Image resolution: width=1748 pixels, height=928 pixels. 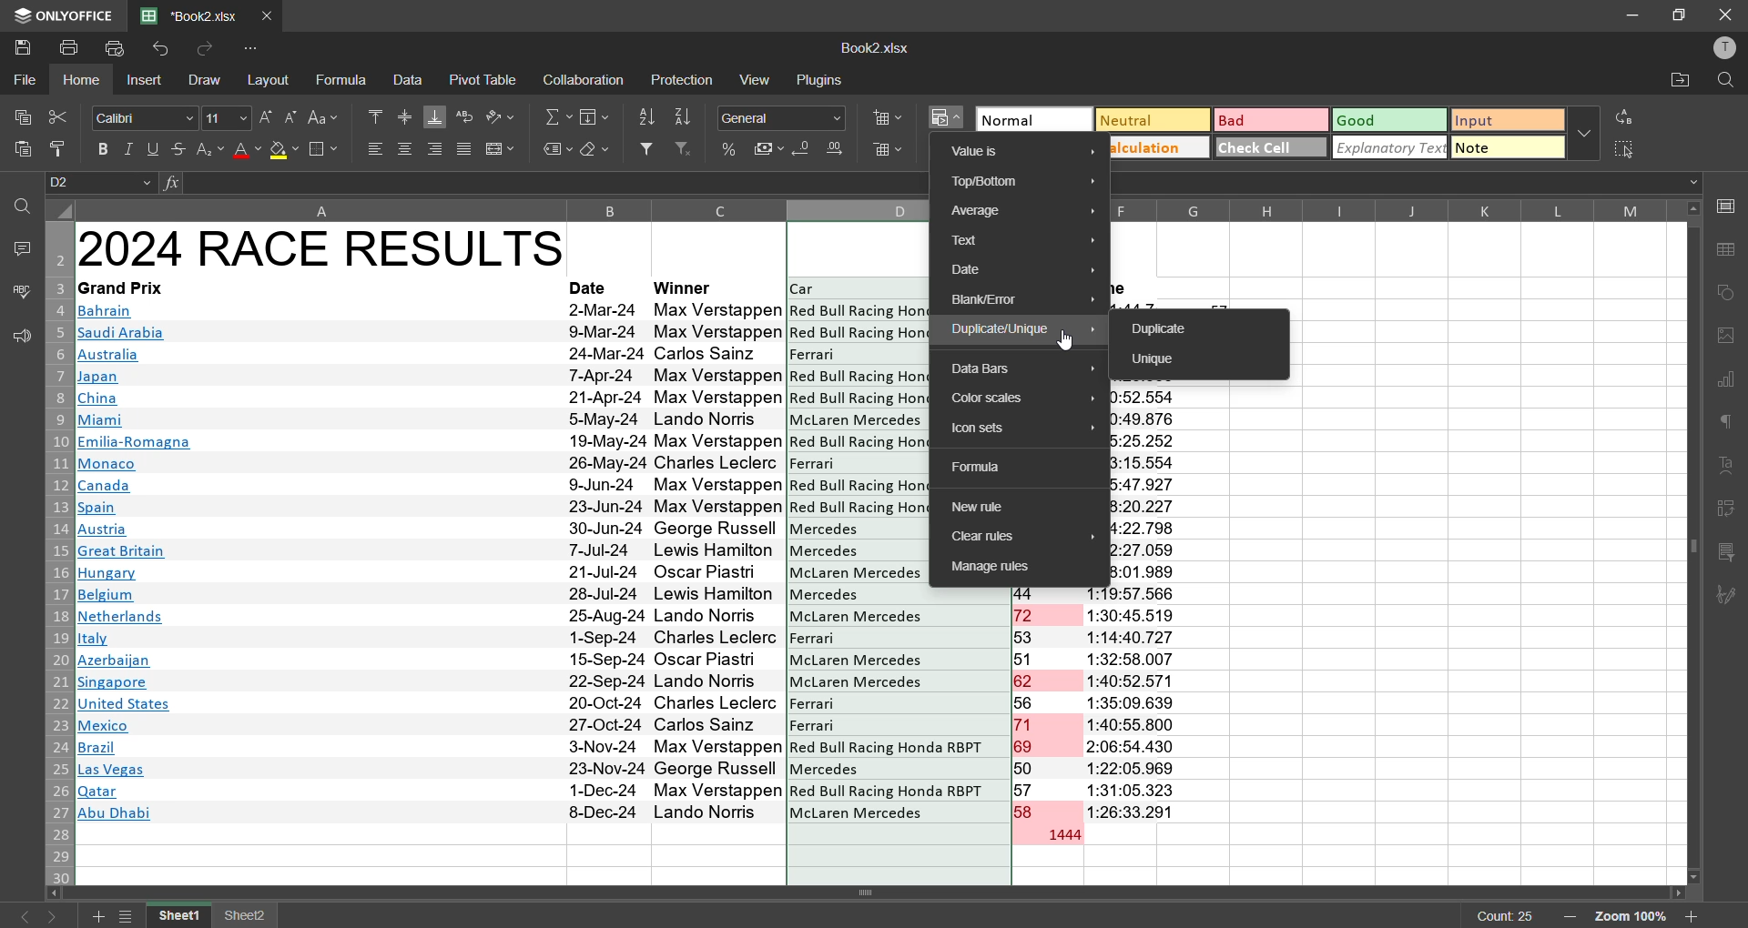 I want to click on insert, so click(x=146, y=82).